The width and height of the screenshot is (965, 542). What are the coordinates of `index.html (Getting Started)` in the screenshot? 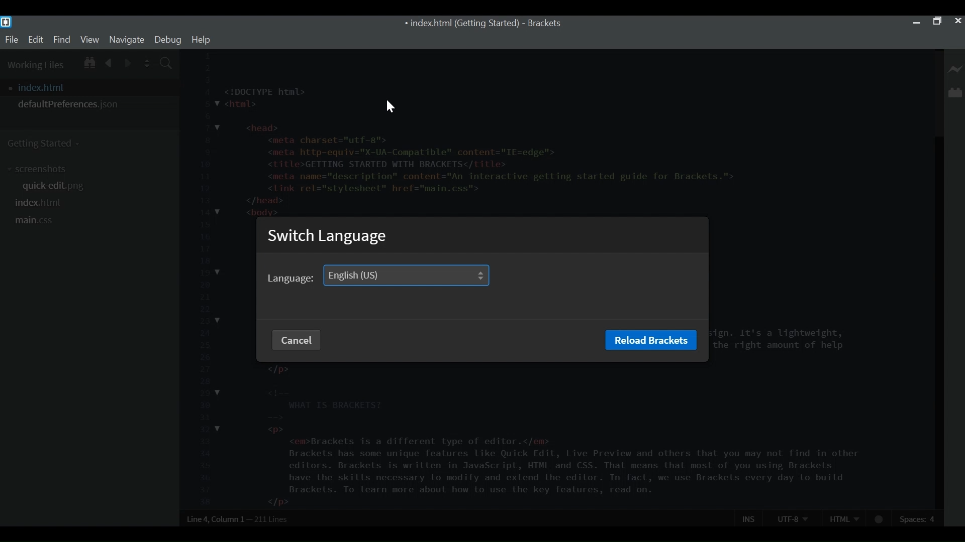 It's located at (460, 24).